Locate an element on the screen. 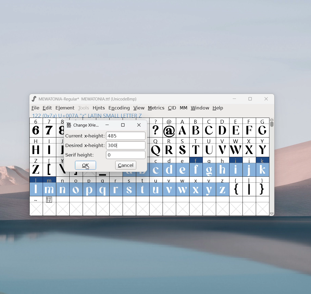 The height and width of the screenshot is (294, 311). maximize is located at coordinates (123, 125).